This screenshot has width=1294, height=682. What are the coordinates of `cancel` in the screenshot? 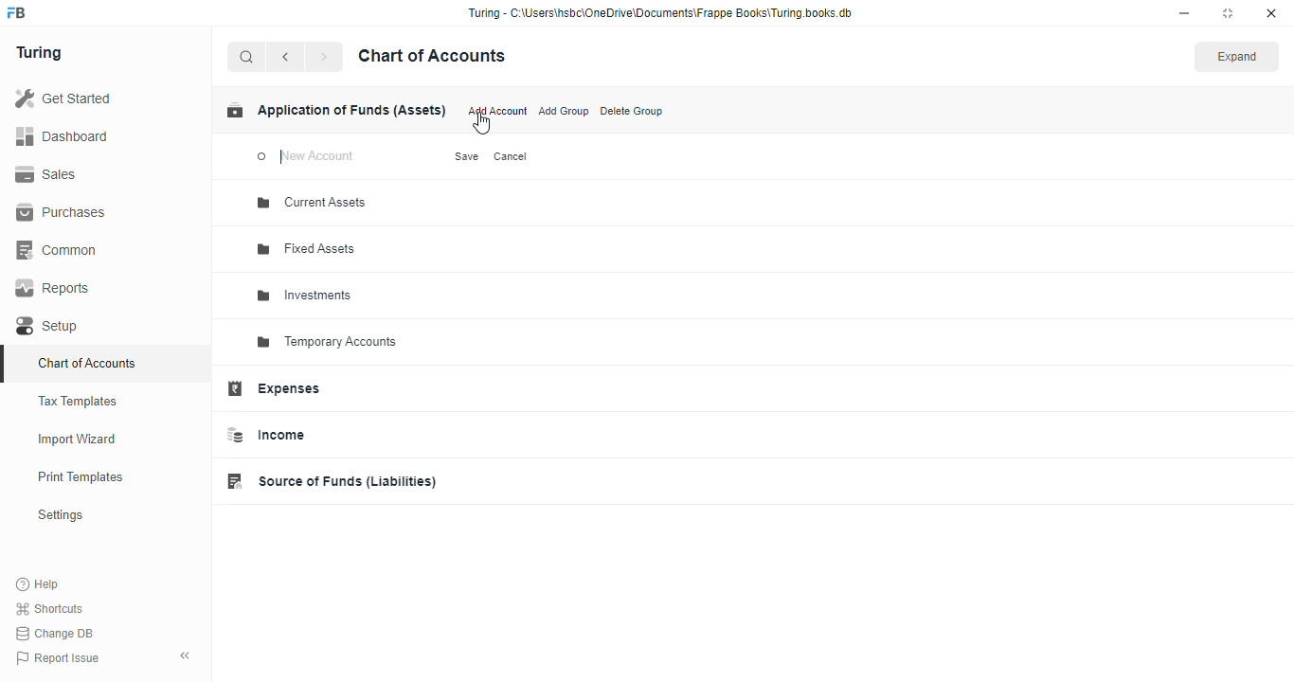 It's located at (511, 157).